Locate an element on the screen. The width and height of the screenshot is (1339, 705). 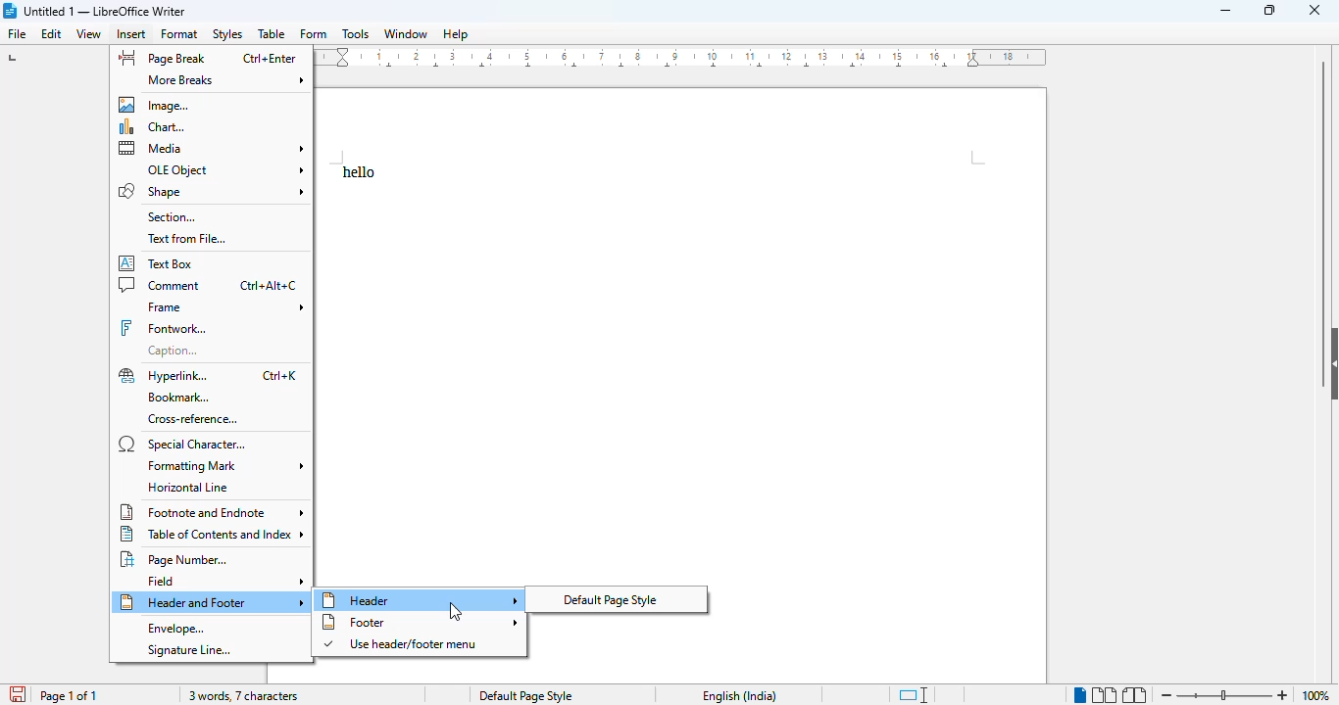
text box is located at coordinates (157, 263).